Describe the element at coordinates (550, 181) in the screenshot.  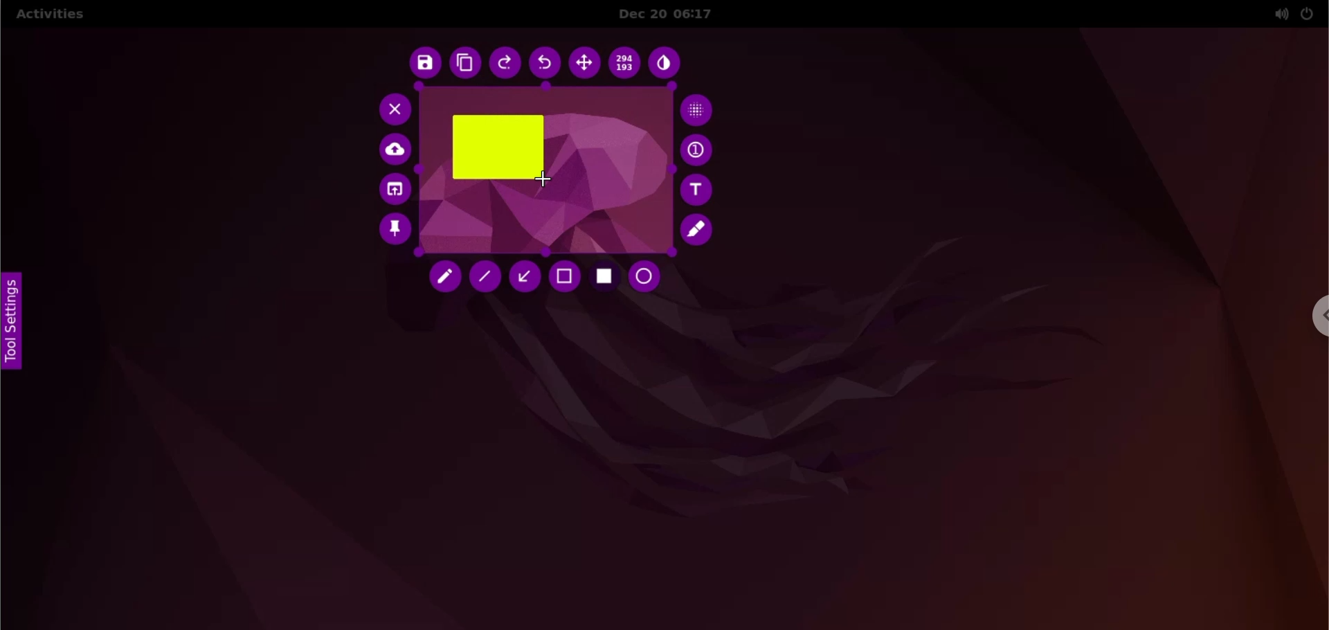
I see `cursor` at that location.